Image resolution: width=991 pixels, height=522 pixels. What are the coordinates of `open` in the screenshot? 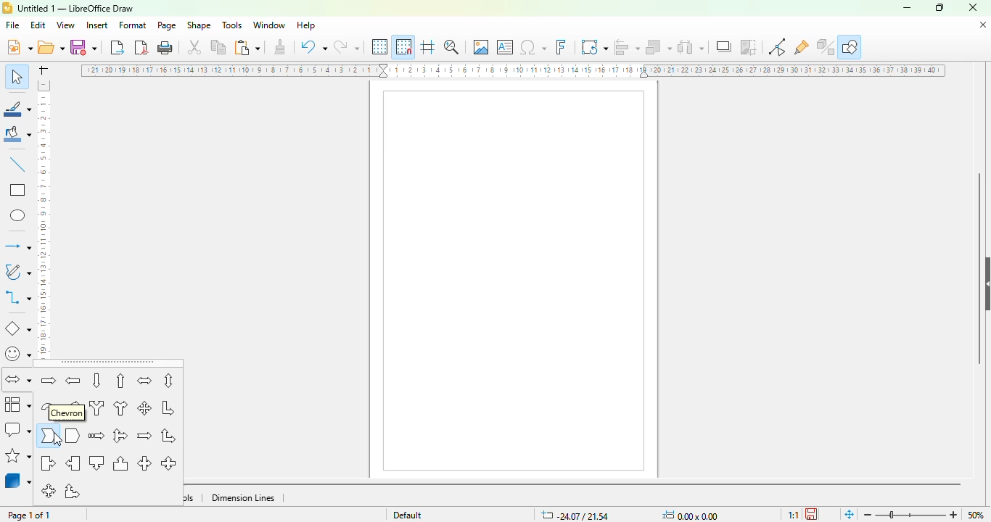 It's located at (51, 46).